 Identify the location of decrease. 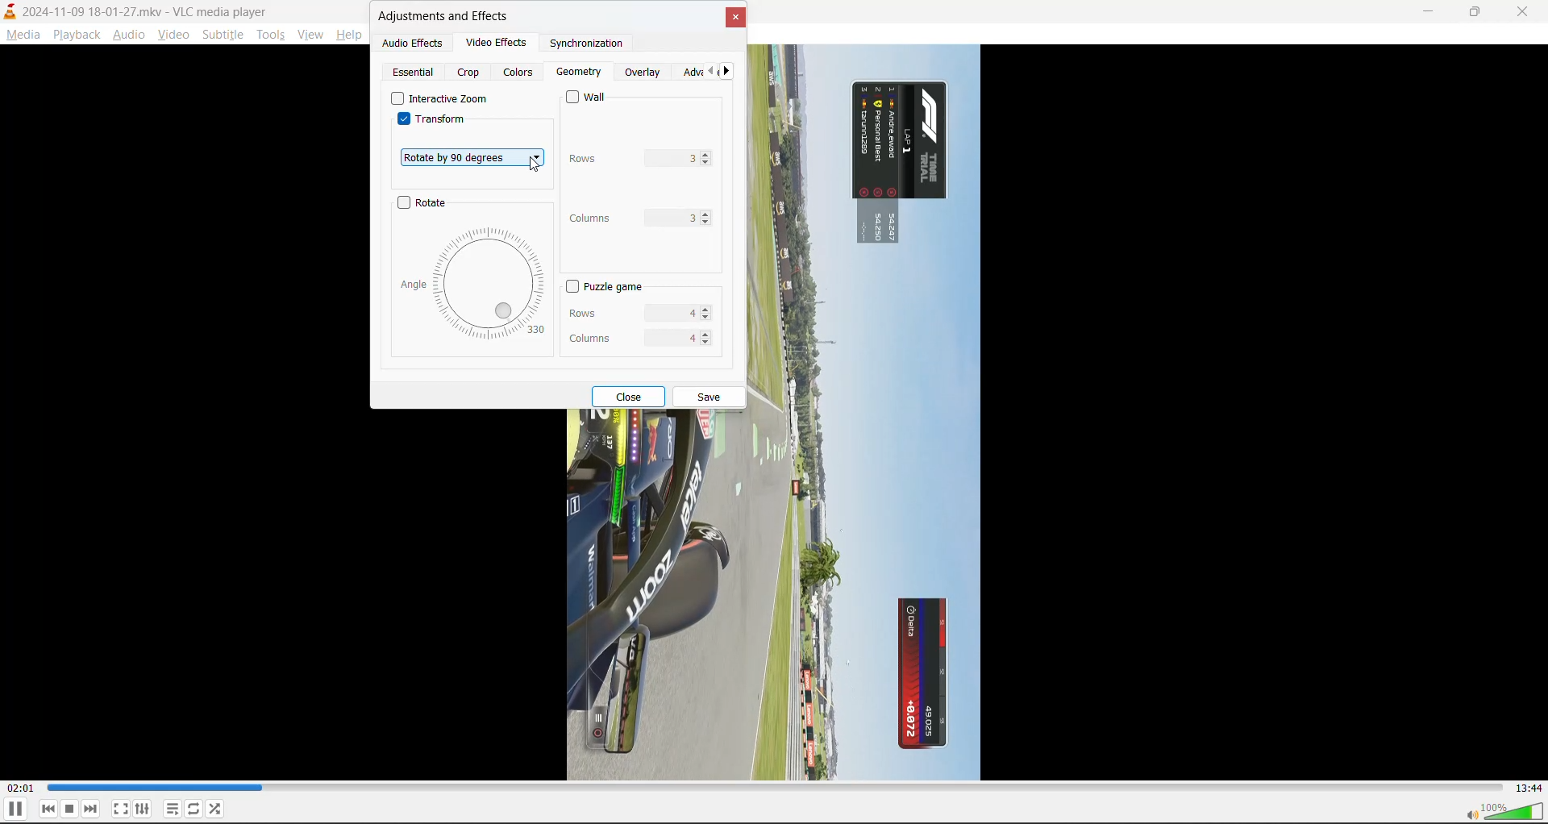
(709, 164).